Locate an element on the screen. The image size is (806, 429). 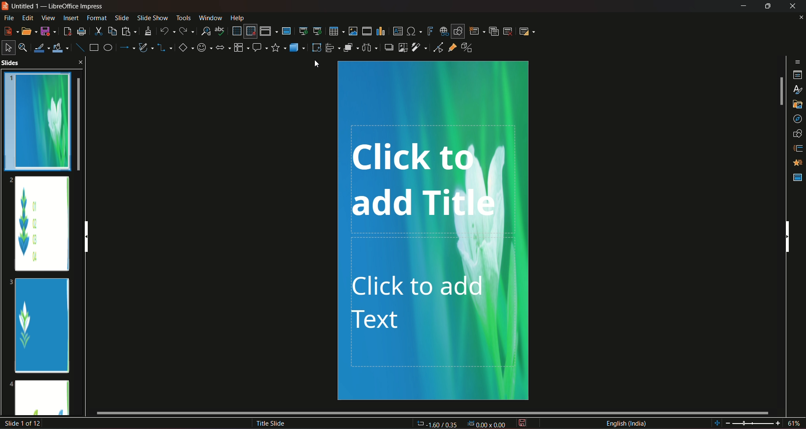
edit is located at coordinates (26, 18).